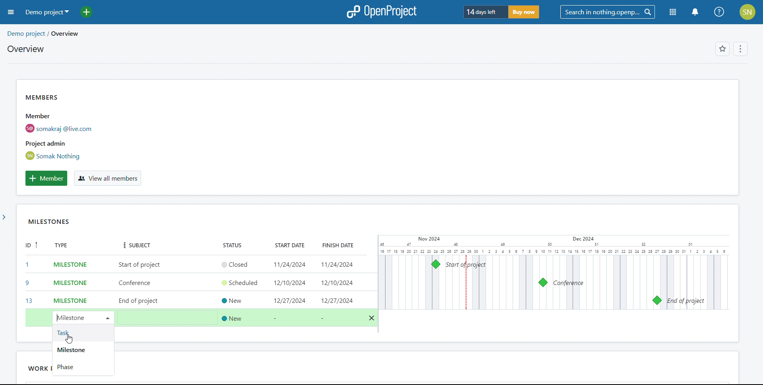  I want to click on search, so click(607, 12).